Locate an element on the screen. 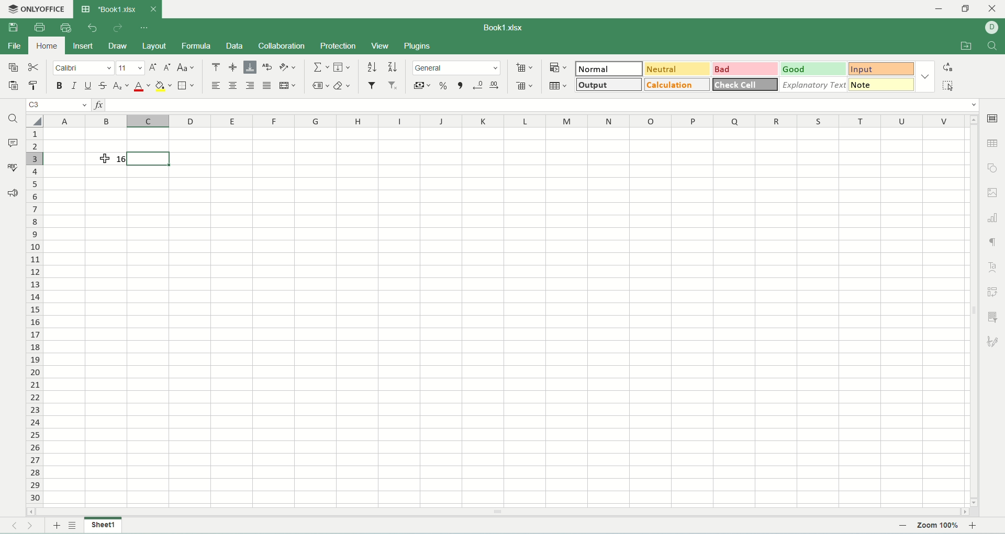 This screenshot has height=534, width=1005. insert is located at coordinates (83, 47).